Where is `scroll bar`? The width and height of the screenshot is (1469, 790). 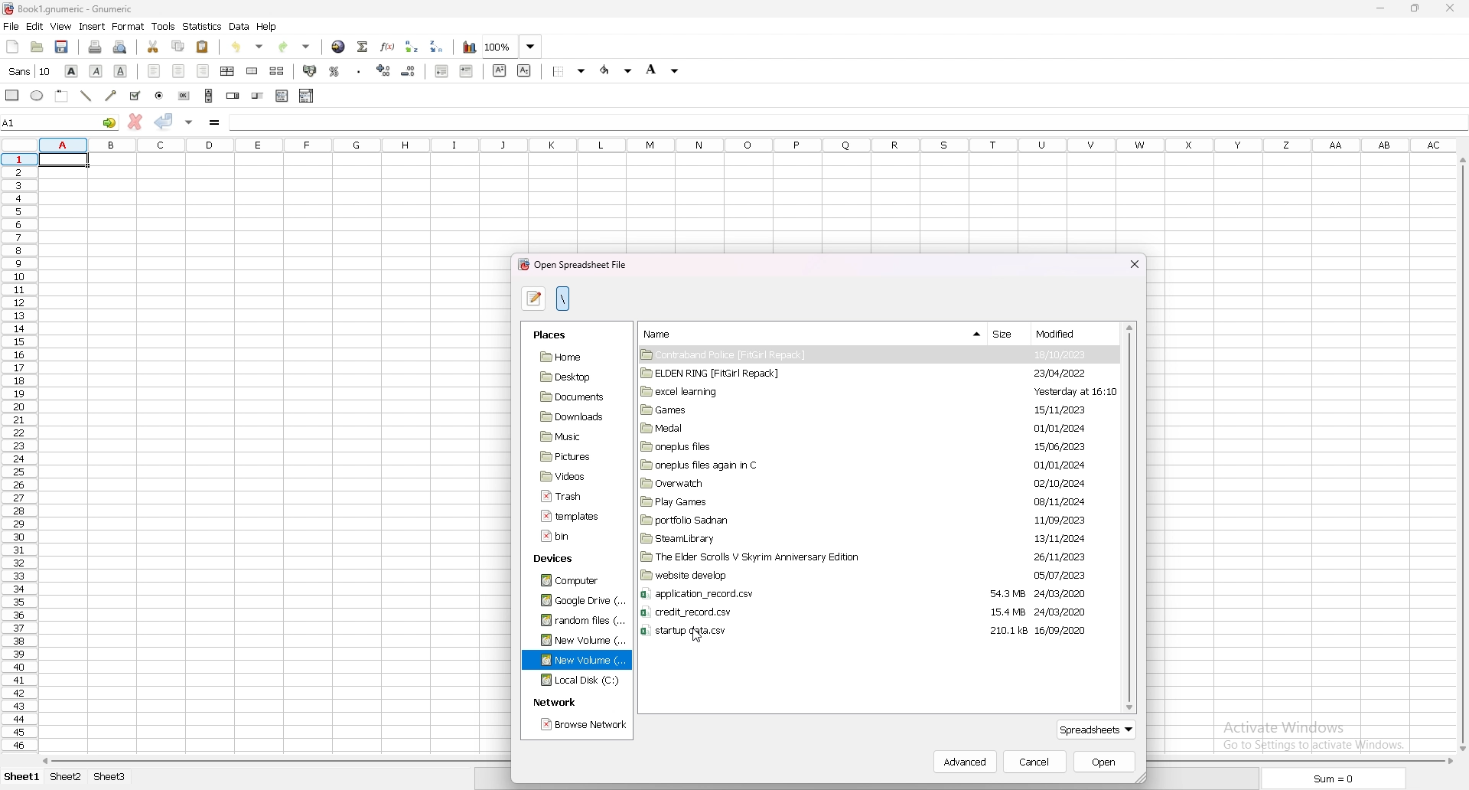 scroll bar is located at coordinates (1130, 518).